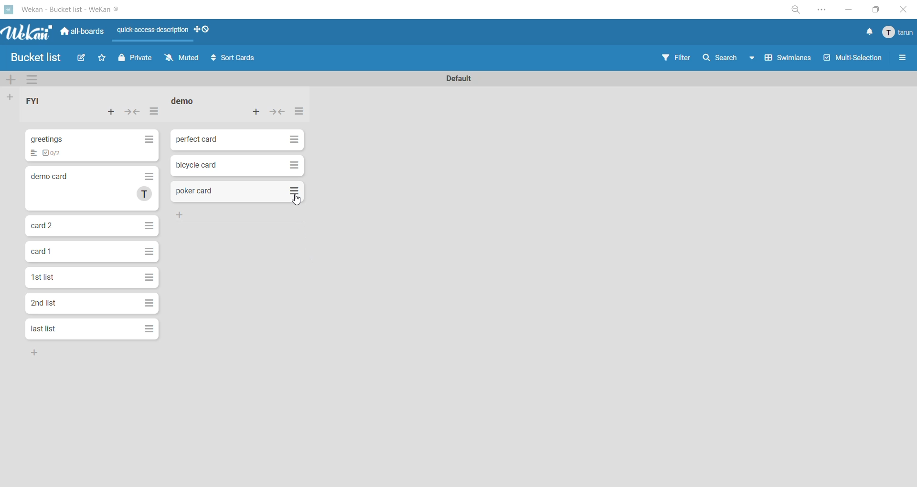  What do you see at coordinates (198, 166) in the screenshot?
I see `bicycle card` at bounding box center [198, 166].